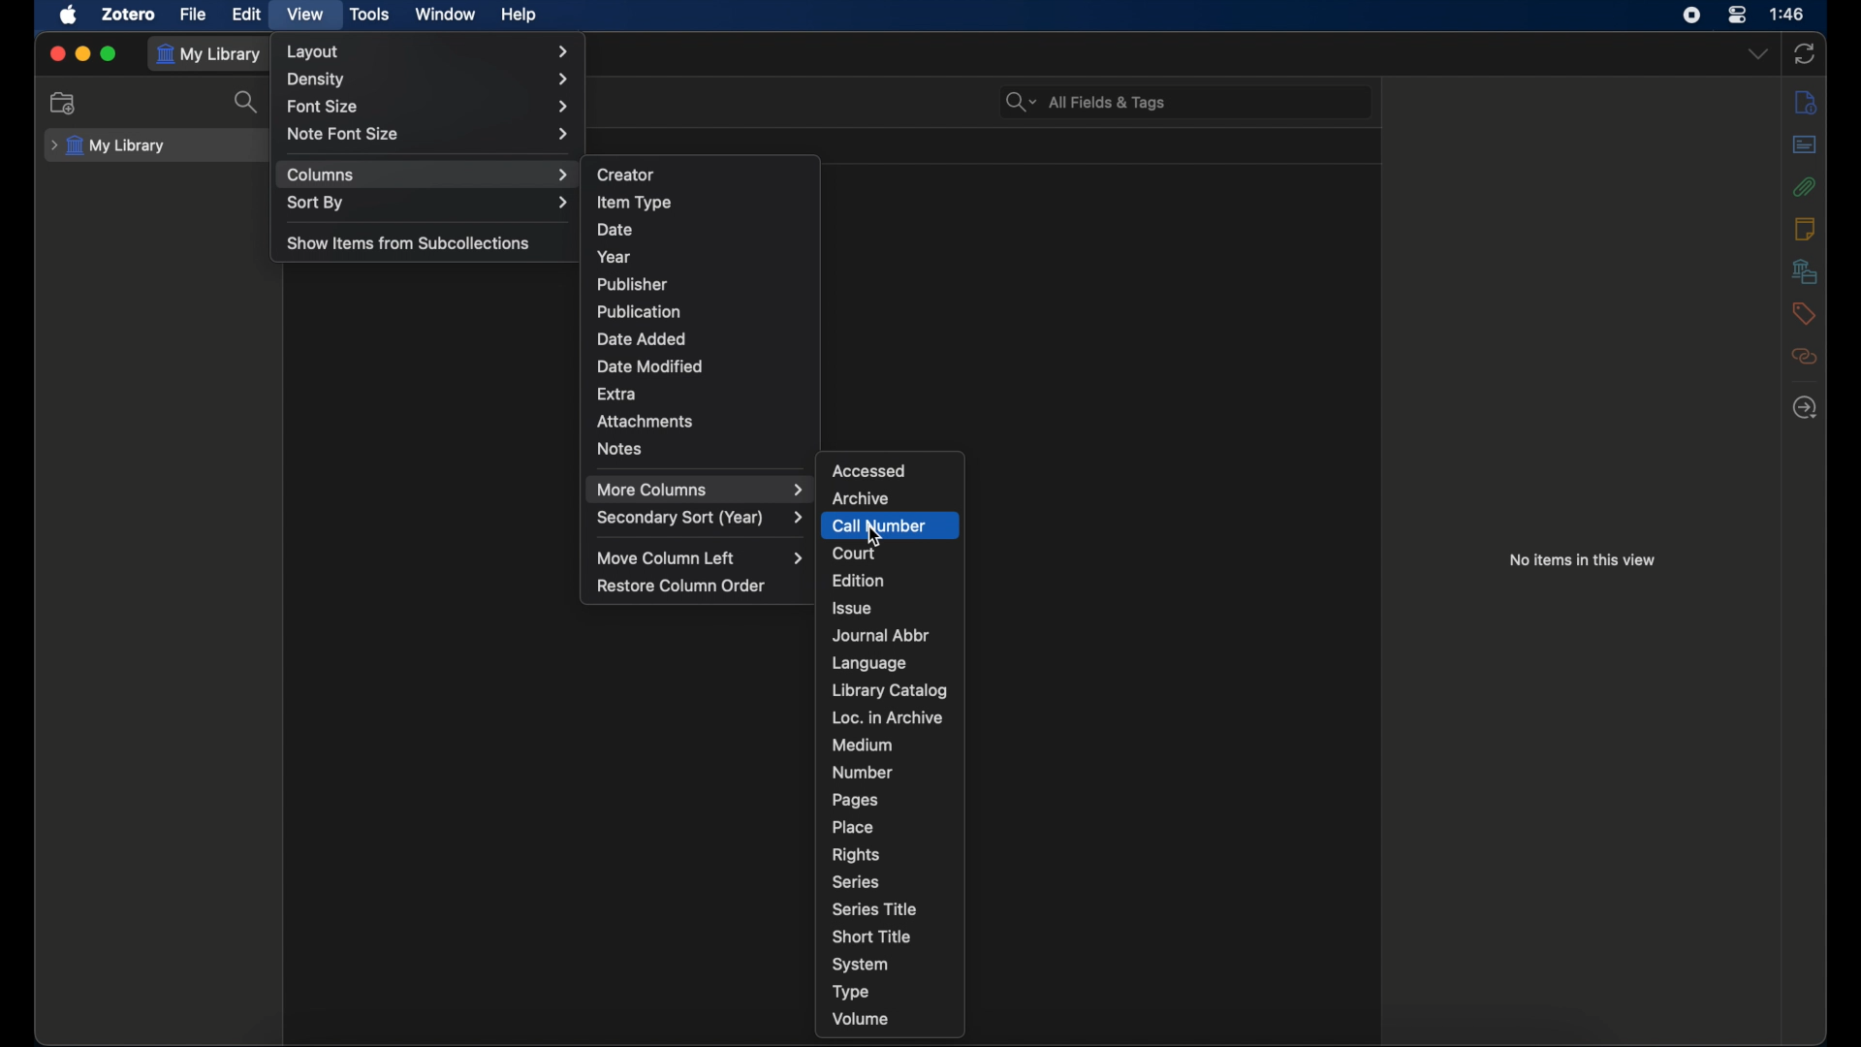 The image size is (1861, 1047). What do you see at coordinates (855, 555) in the screenshot?
I see `court` at bounding box center [855, 555].